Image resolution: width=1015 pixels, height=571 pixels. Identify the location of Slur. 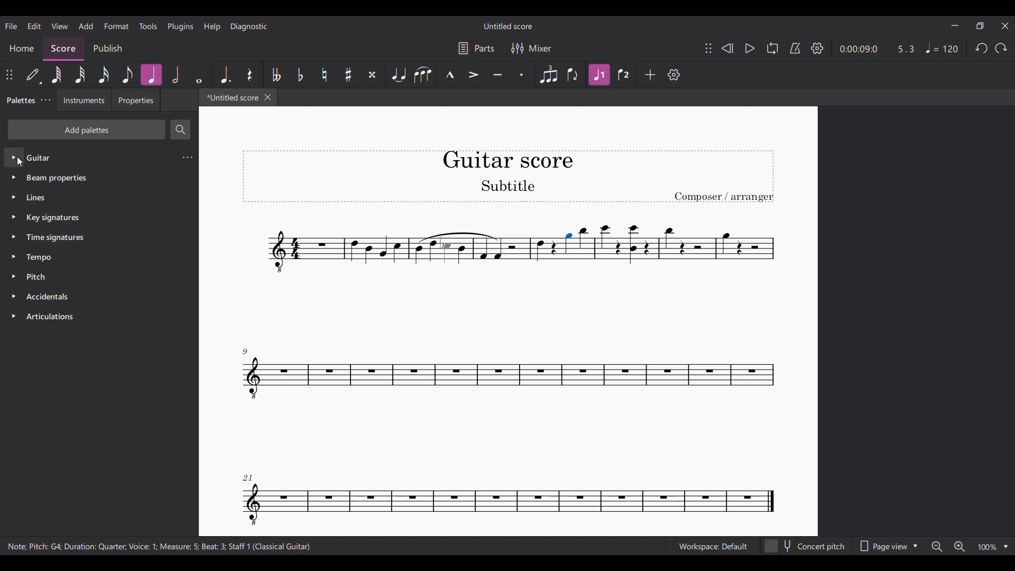
(422, 75).